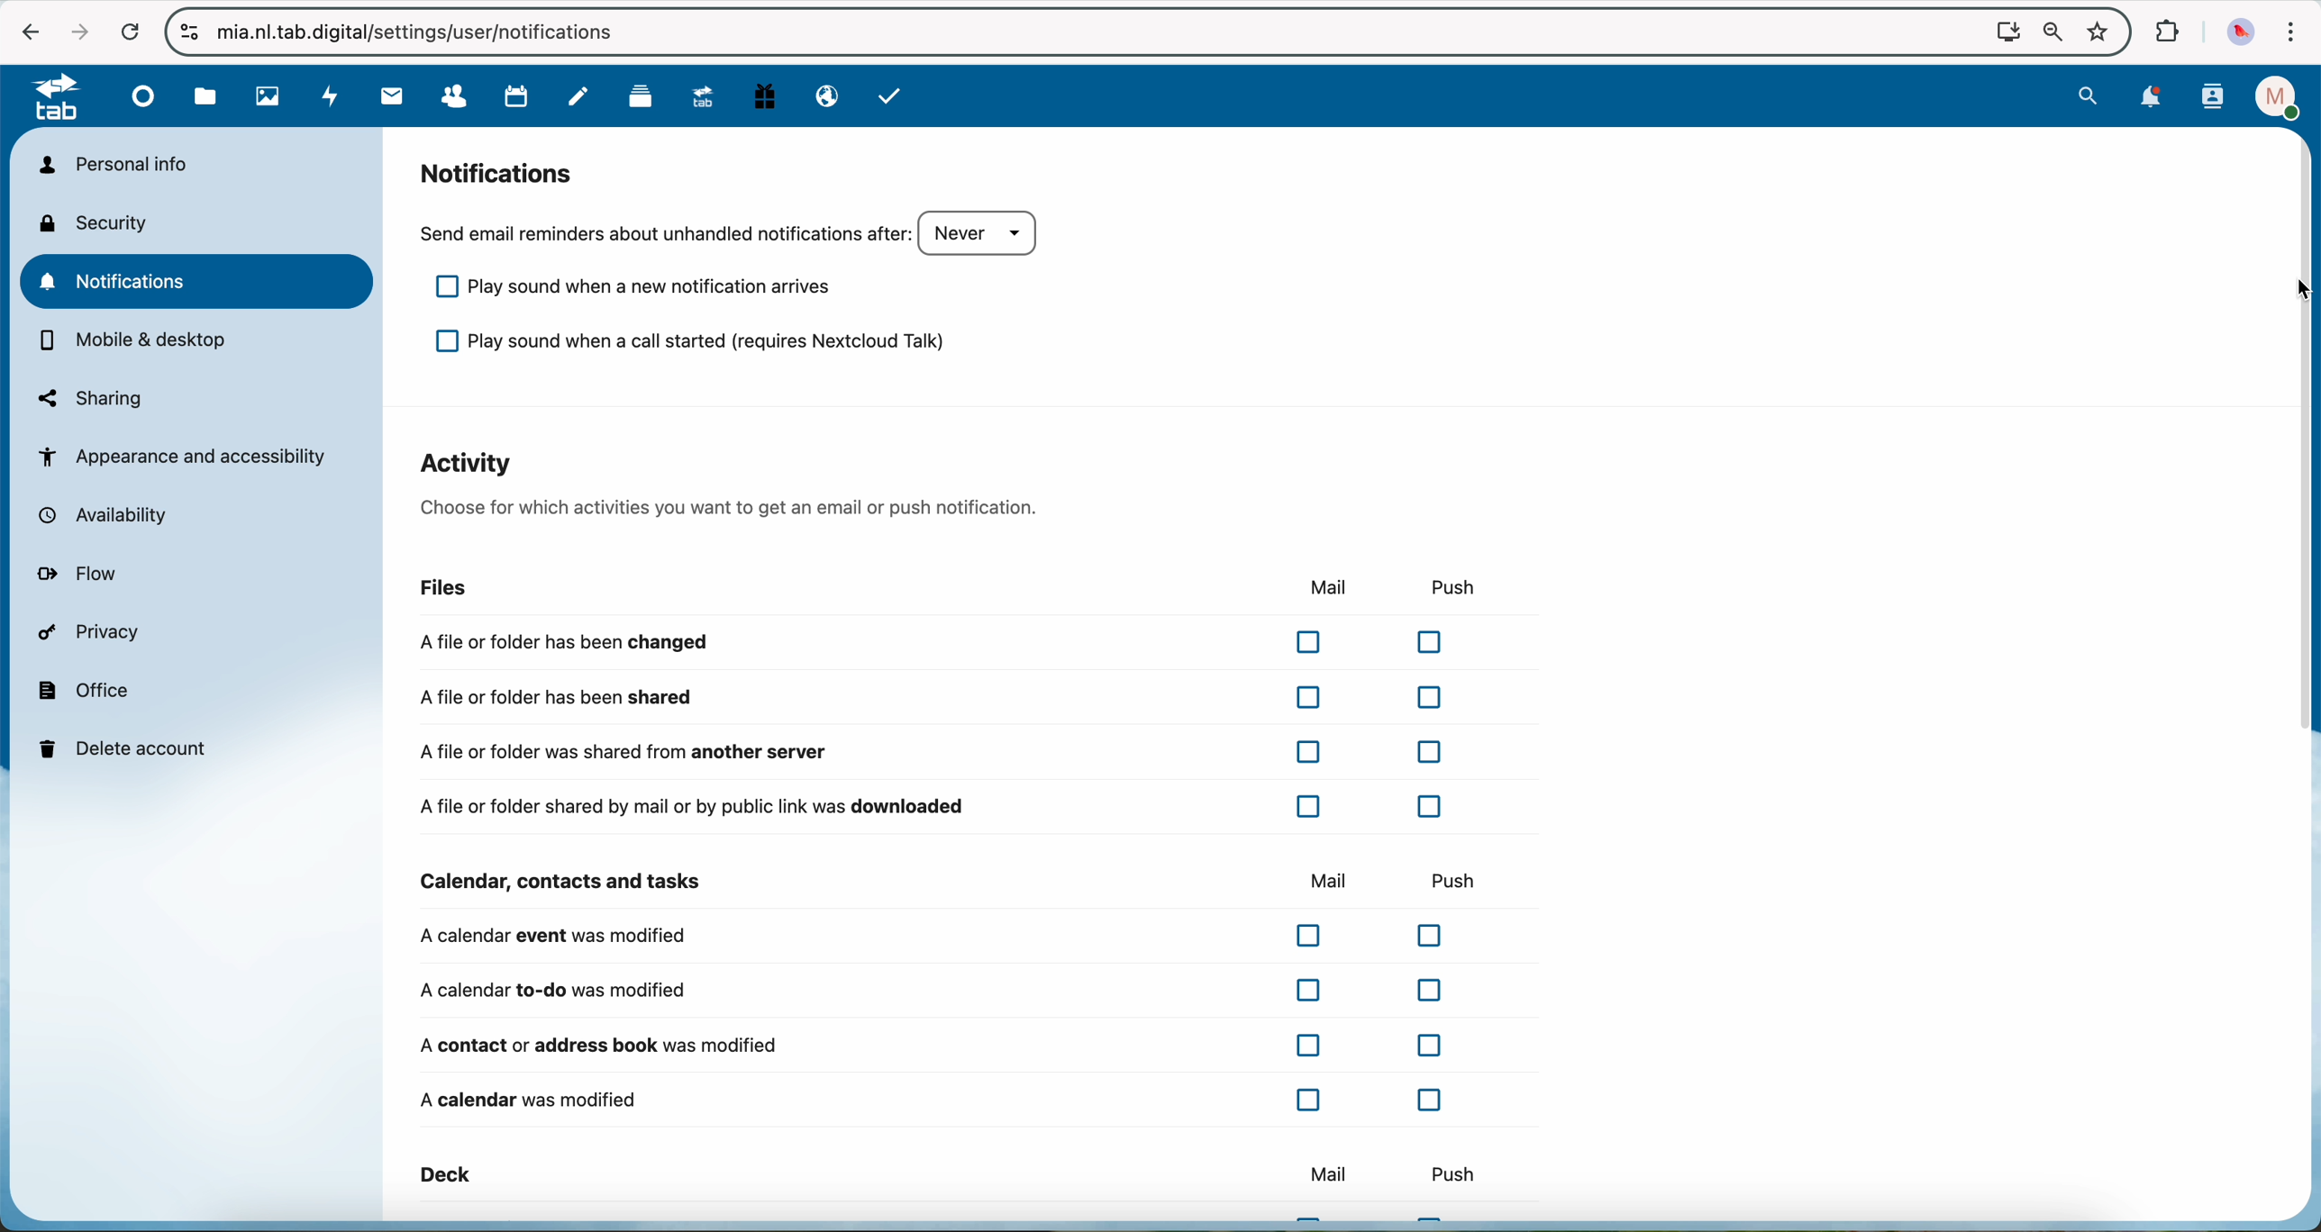 The width and height of the screenshot is (2321, 1232). Describe the element at coordinates (625, 290) in the screenshot. I see `play sound when a new notification arrives` at that location.